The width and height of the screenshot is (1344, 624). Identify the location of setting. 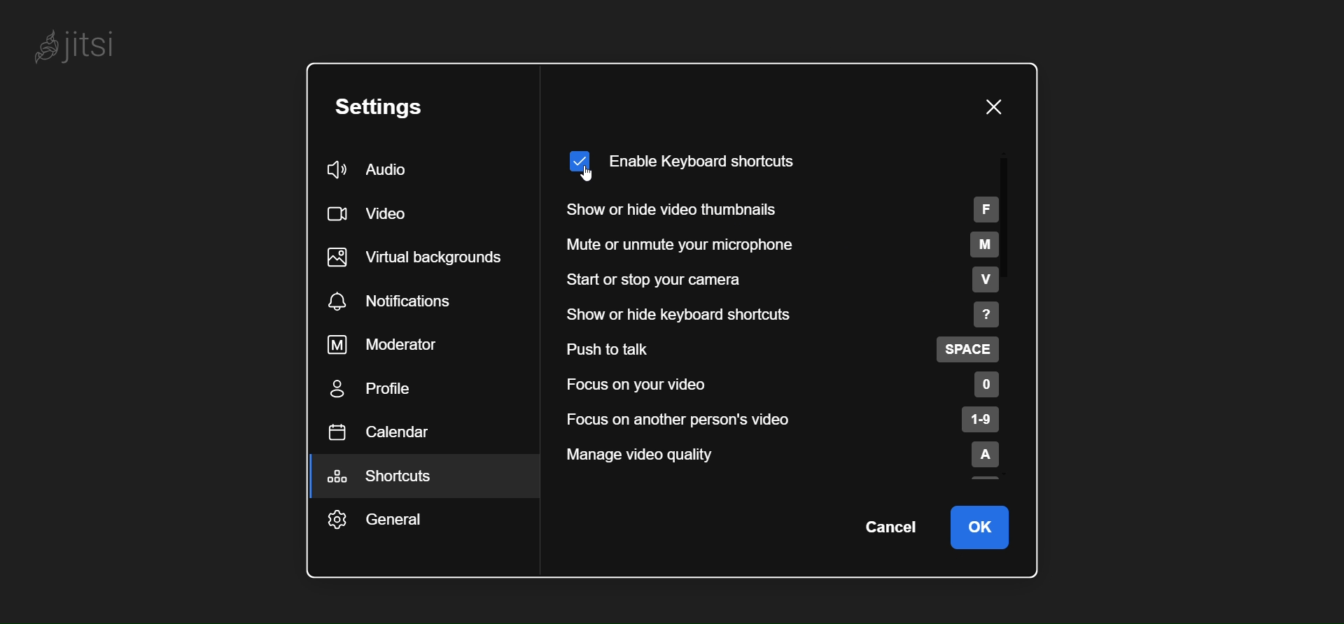
(389, 108).